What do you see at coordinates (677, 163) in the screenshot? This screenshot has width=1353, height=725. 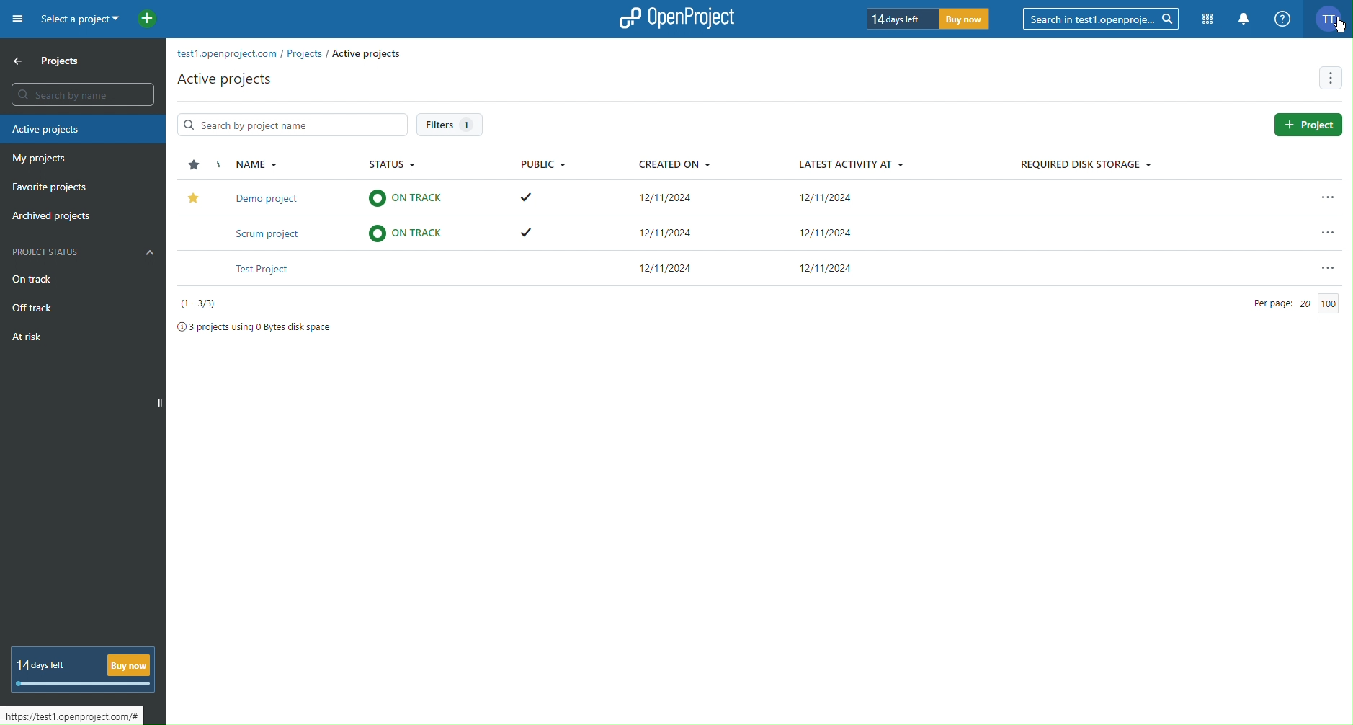 I see `Created On` at bounding box center [677, 163].